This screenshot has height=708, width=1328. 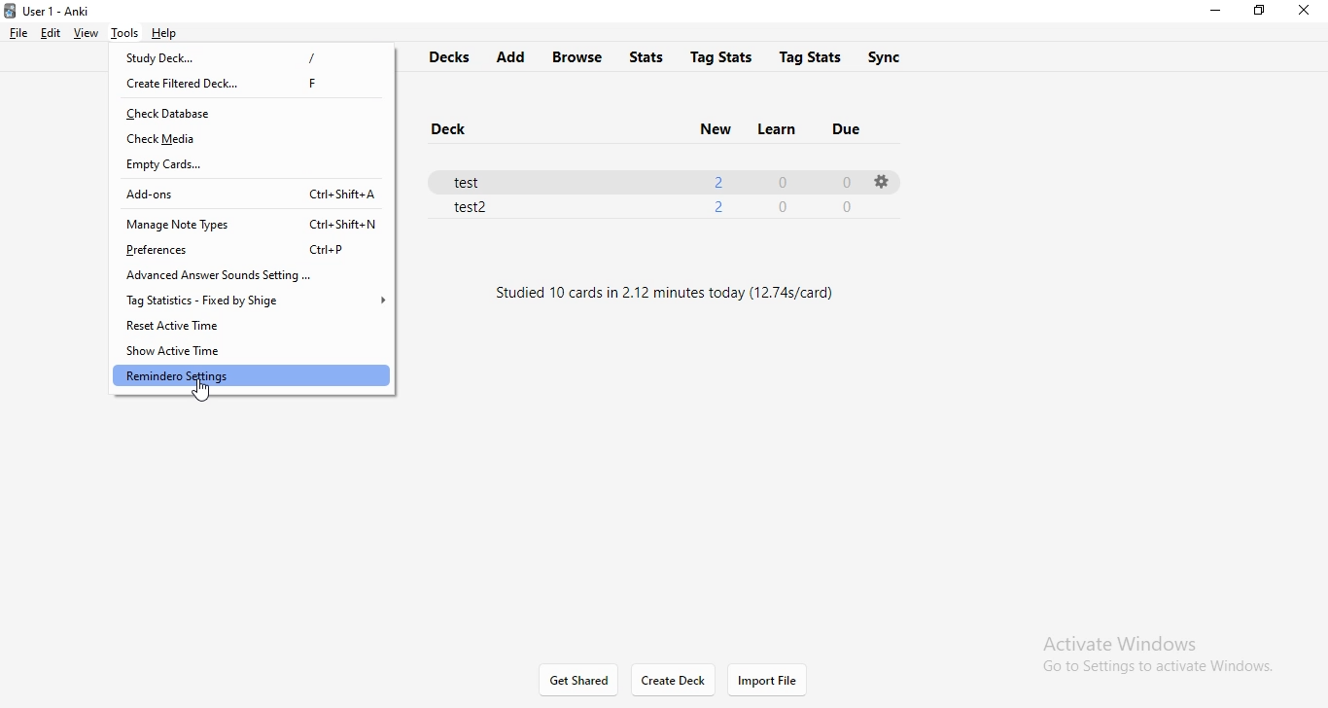 What do you see at coordinates (250, 116) in the screenshot?
I see `check database` at bounding box center [250, 116].